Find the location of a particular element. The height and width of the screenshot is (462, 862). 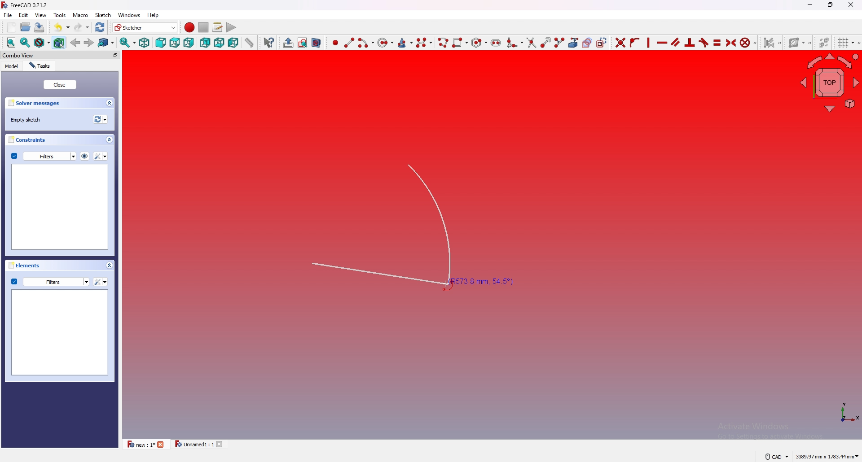

settings is located at coordinates (101, 156).